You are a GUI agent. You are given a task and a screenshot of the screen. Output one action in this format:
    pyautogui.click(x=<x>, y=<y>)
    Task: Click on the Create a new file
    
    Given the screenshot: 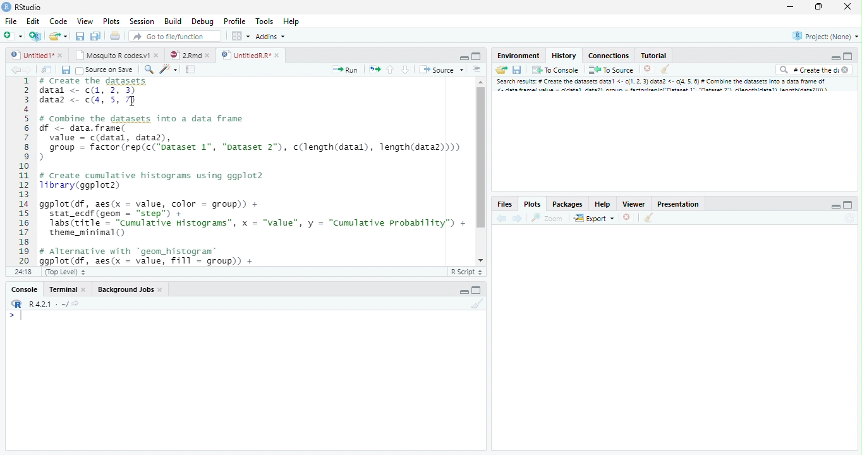 What is the action you would take?
    pyautogui.click(x=59, y=36)
    